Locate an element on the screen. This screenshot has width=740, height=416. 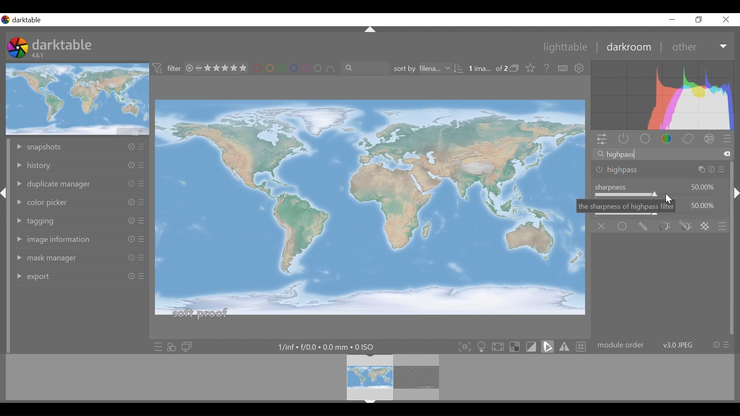
expand/collapse is located at coordinates (5, 194).